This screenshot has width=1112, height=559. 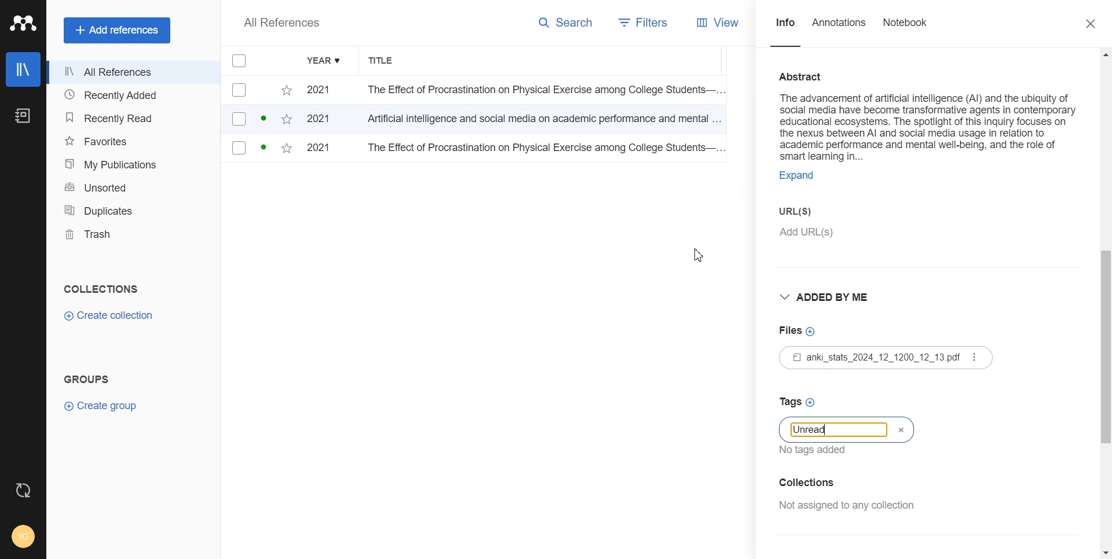 I want to click on All References, so click(x=133, y=73).